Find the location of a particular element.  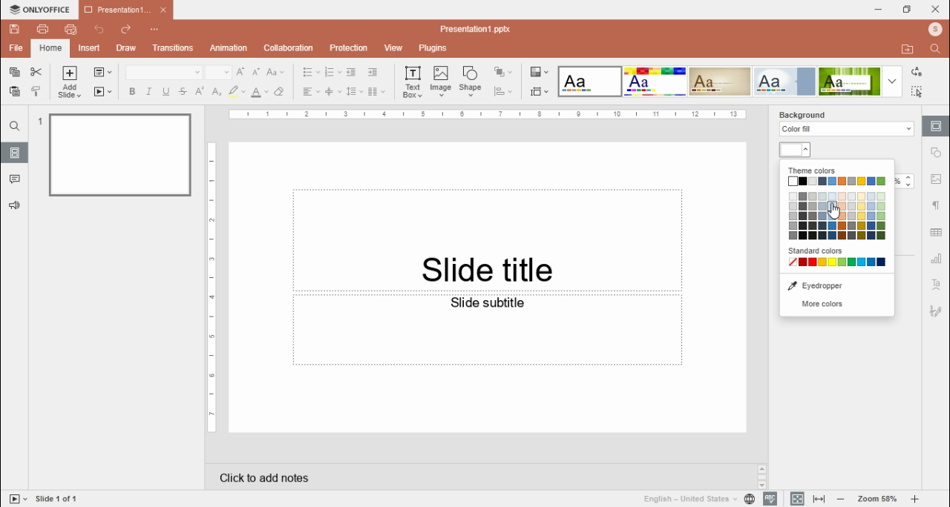

print file is located at coordinates (43, 29).